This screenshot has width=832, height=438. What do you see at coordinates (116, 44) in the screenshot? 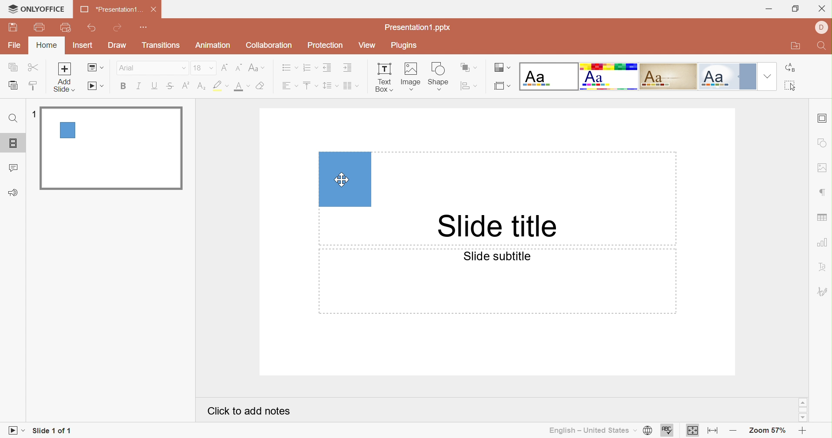
I see `Draw` at bounding box center [116, 44].